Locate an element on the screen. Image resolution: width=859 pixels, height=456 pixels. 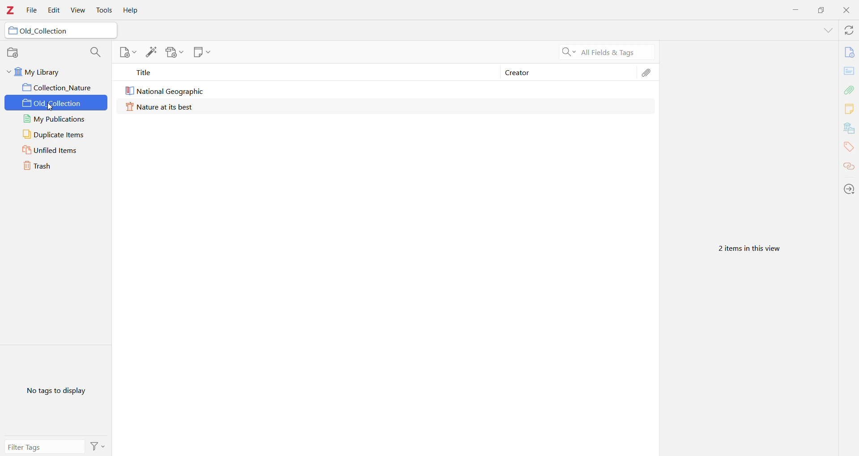
Unfiled Items is located at coordinates (57, 151).